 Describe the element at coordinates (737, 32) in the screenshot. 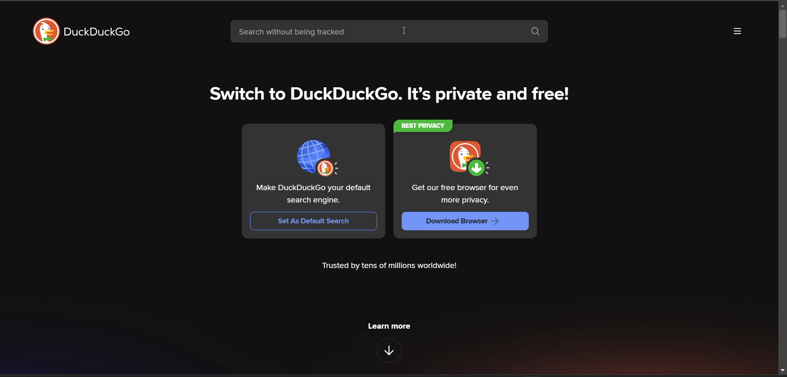

I see `more options` at that location.